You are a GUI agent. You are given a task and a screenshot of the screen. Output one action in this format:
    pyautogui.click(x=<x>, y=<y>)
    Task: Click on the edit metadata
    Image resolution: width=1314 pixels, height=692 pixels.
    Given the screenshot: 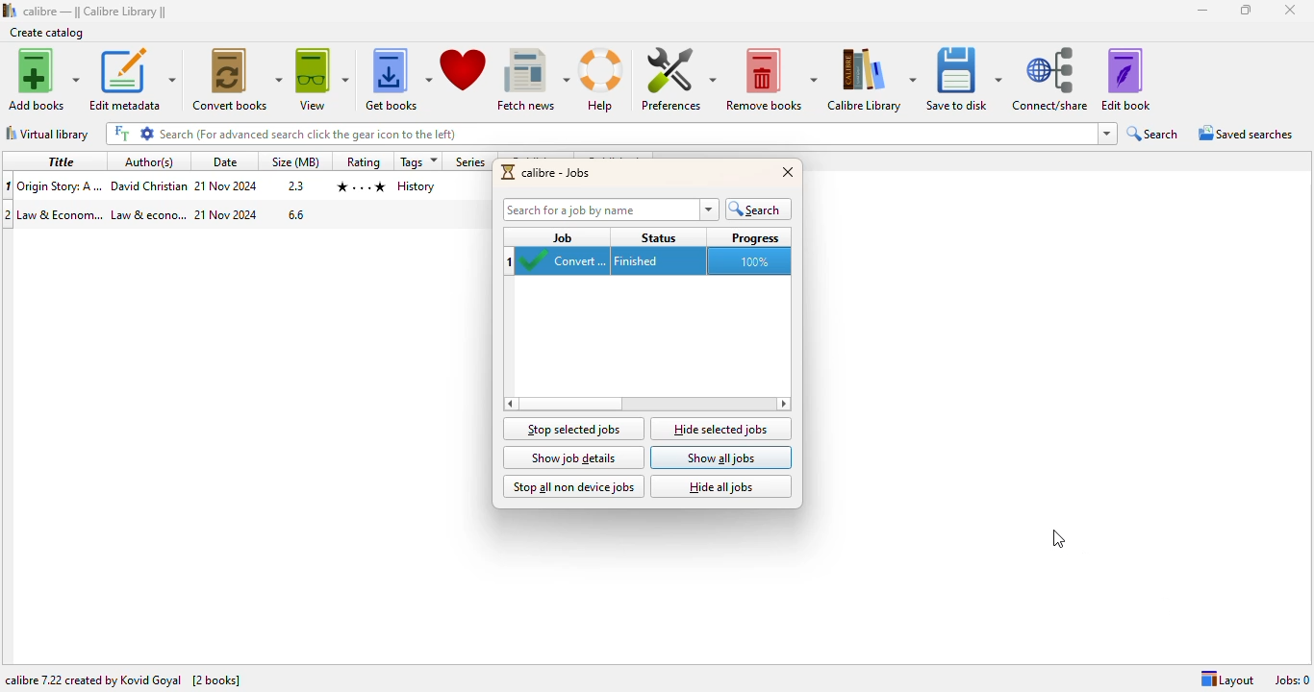 What is the action you would take?
    pyautogui.click(x=133, y=80)
    